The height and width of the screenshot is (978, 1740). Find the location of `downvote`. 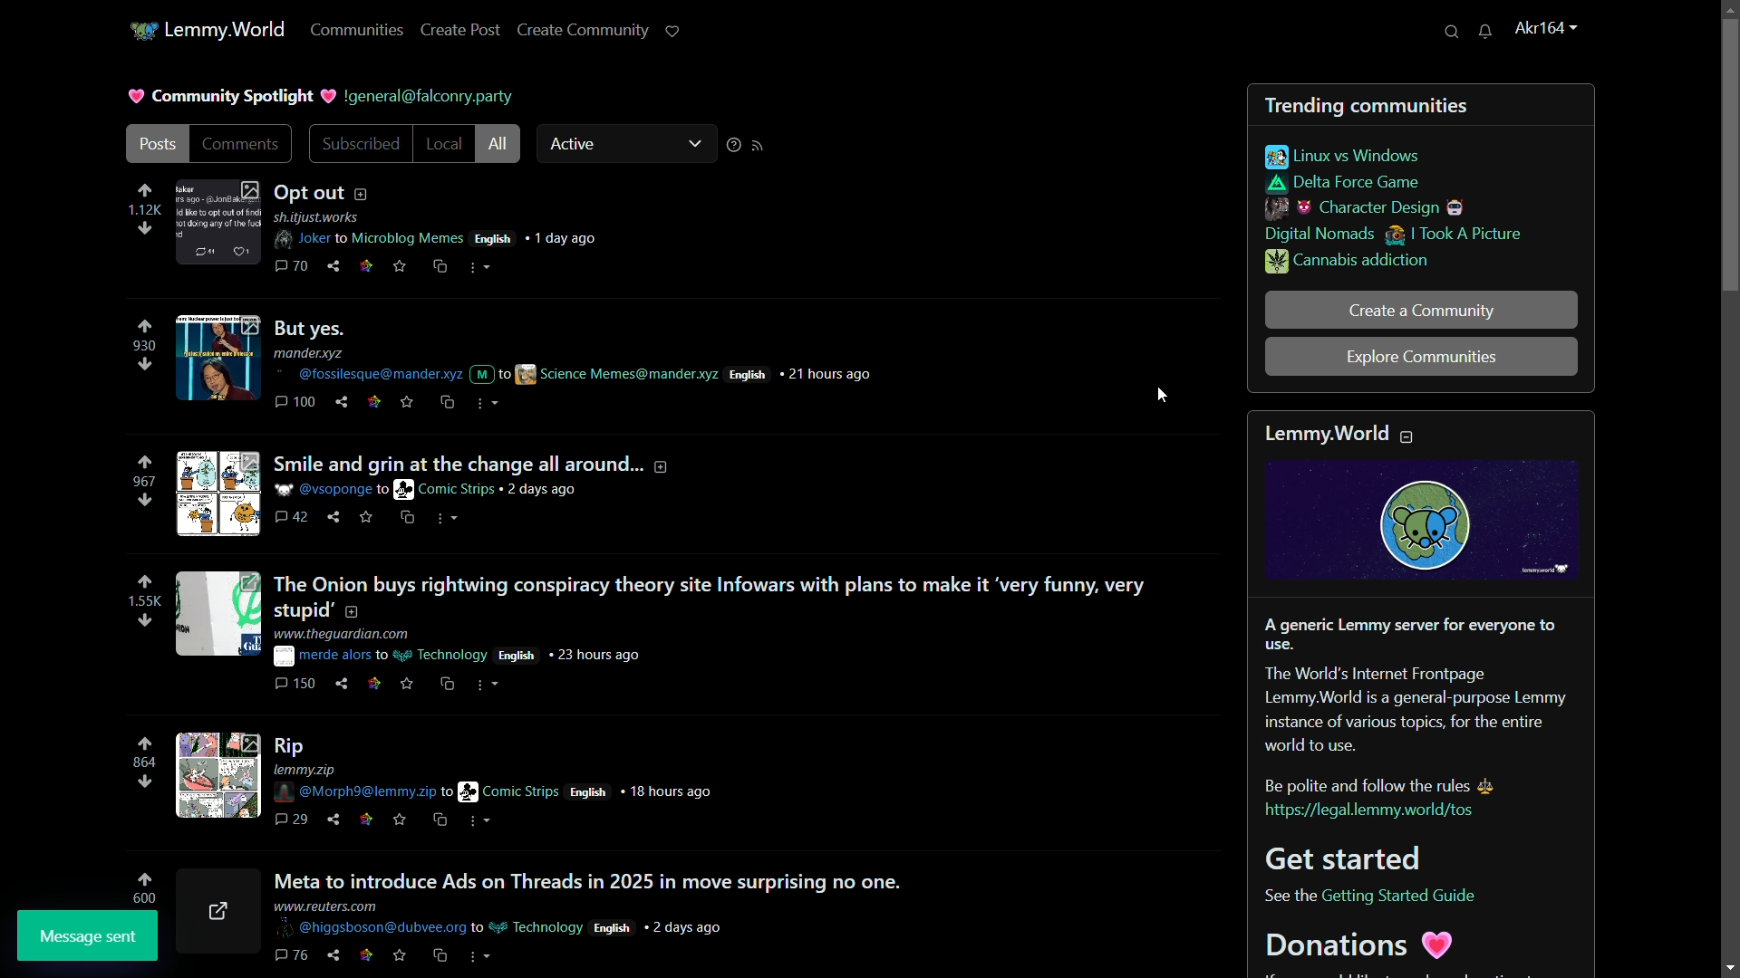

downvote is located at coordinates (144, 622).